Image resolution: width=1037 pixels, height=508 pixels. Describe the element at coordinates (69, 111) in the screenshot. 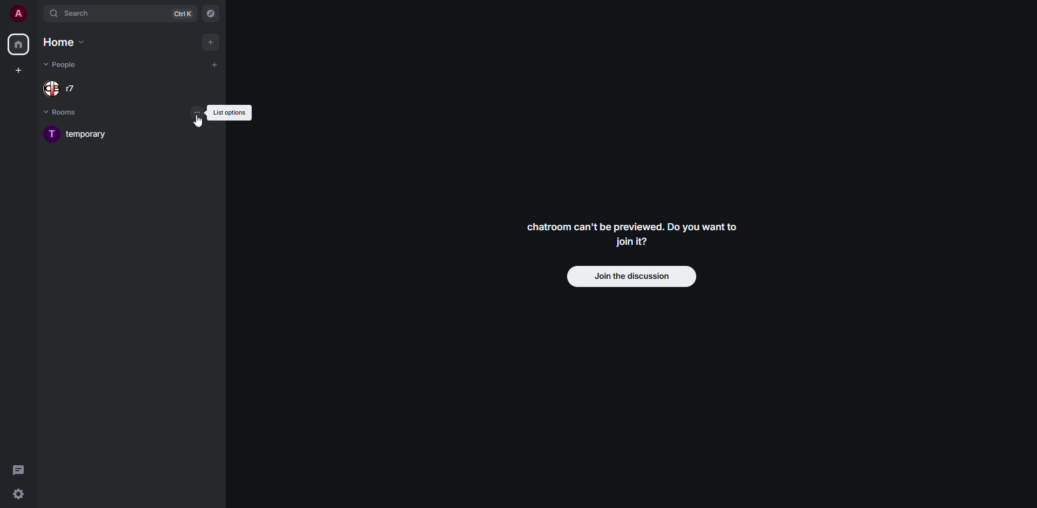

I see `rooms` at that location.